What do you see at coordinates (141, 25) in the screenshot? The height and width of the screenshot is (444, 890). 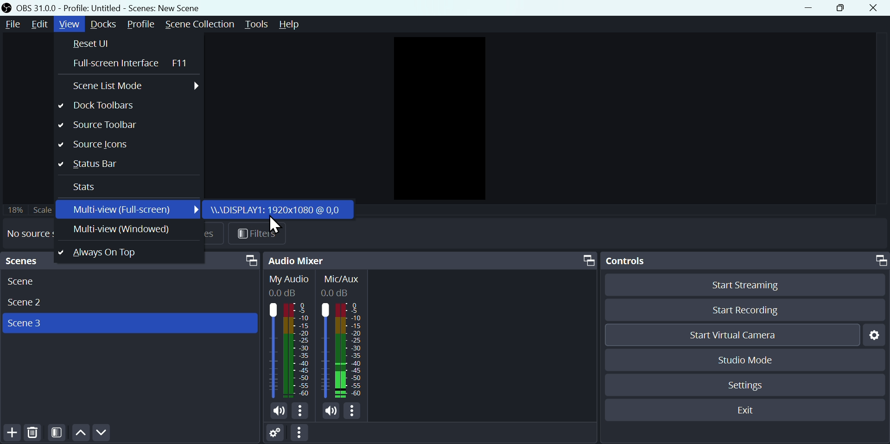 I see `Profile` at bounding box center [141, 25].